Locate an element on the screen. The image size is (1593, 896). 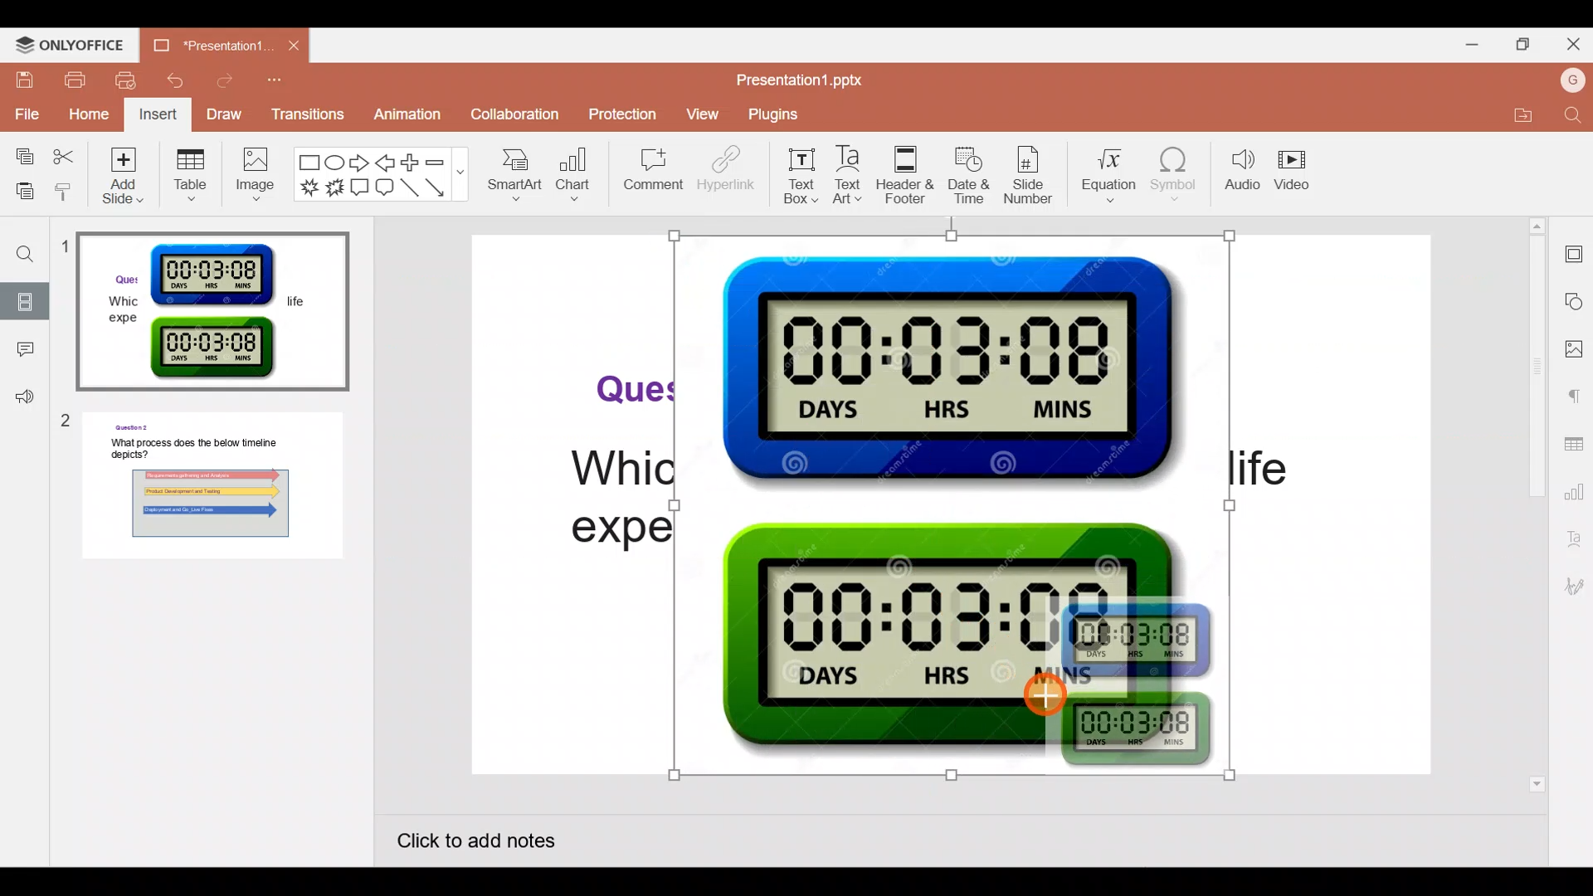
Protection is located at coordinates (622, 114).